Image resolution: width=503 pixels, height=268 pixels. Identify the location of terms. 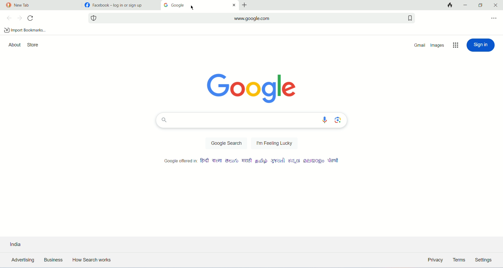
(460, 260).